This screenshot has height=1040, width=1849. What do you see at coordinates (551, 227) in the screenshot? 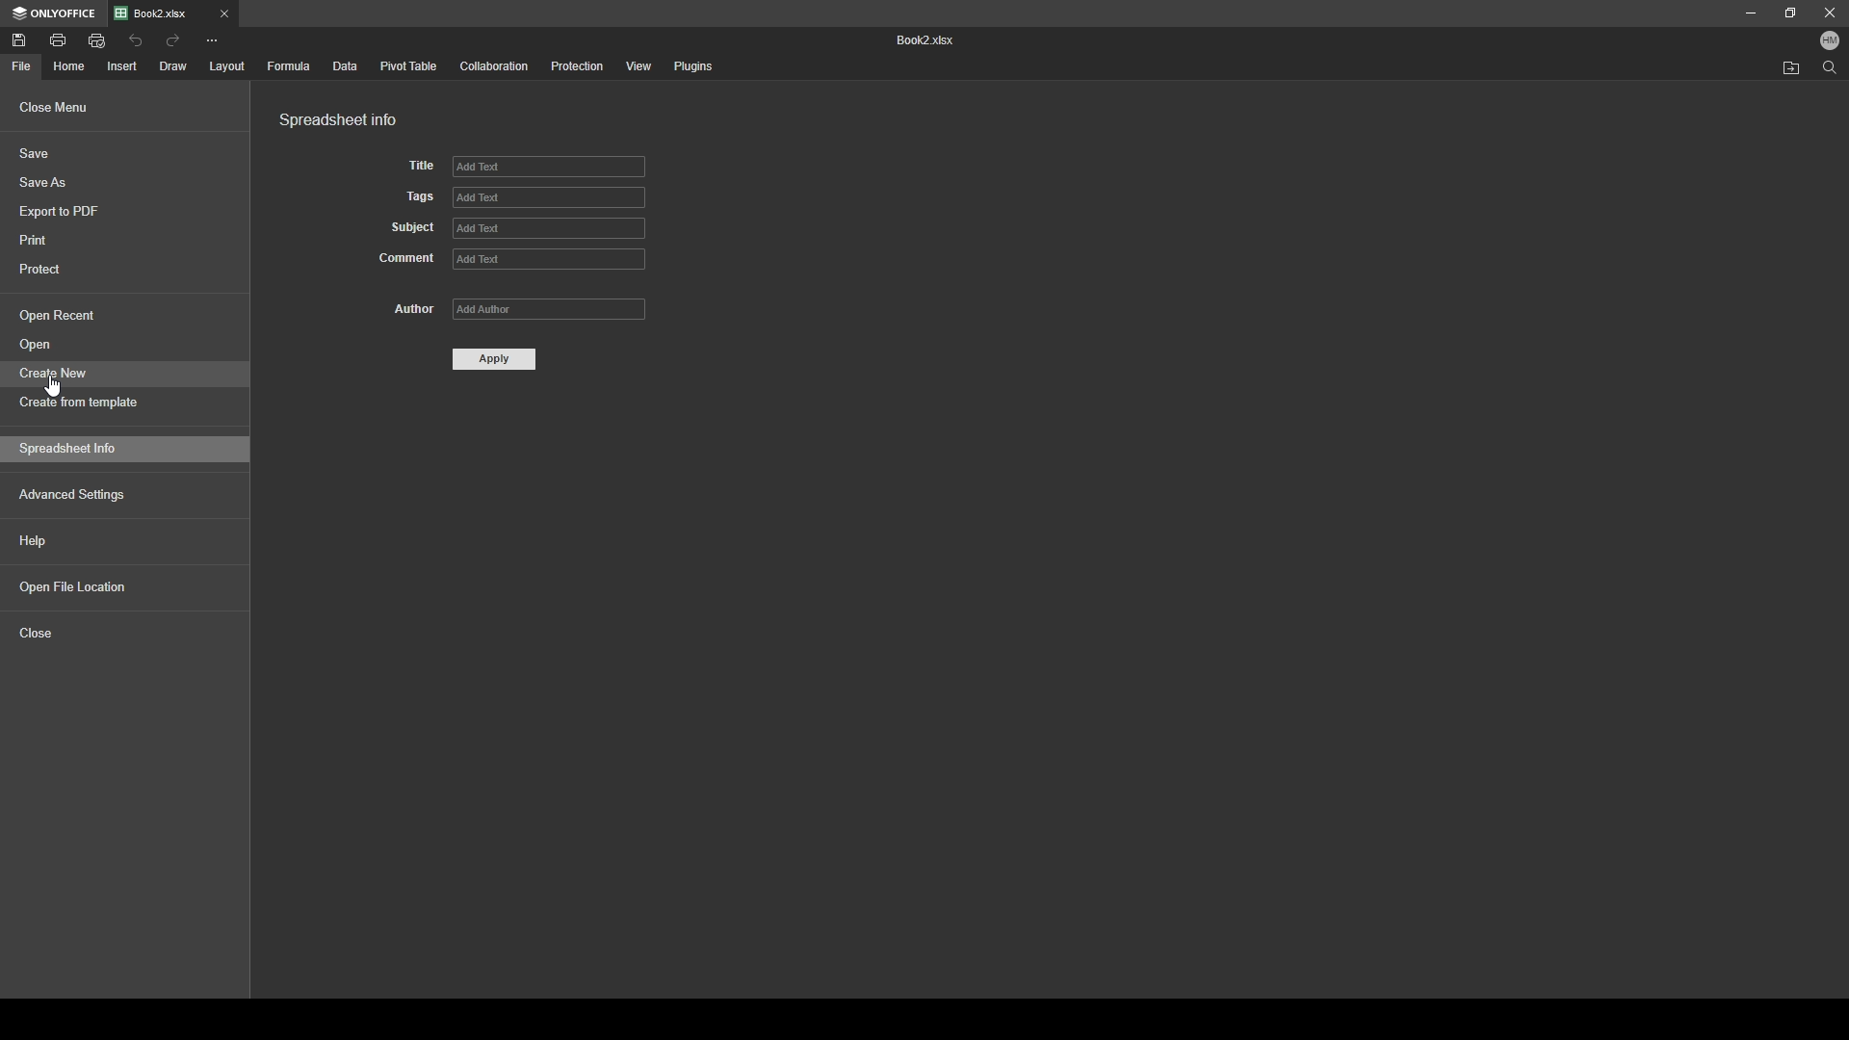
I see `add text` at bounding box center [551, 227].